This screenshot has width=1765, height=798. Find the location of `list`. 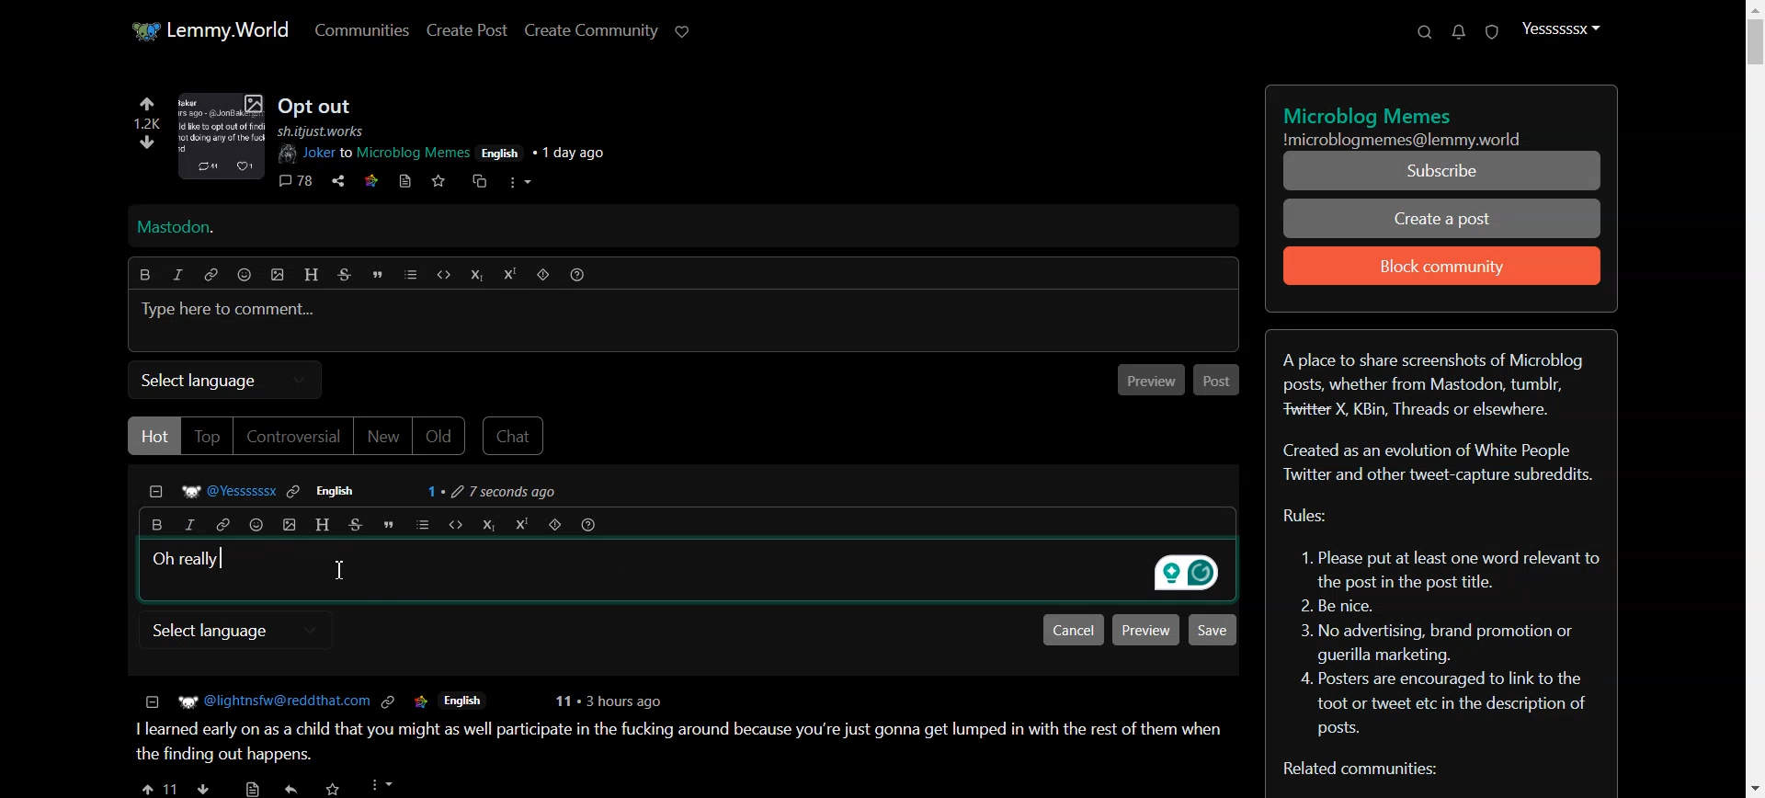

list is located at coordinates (411, 274).